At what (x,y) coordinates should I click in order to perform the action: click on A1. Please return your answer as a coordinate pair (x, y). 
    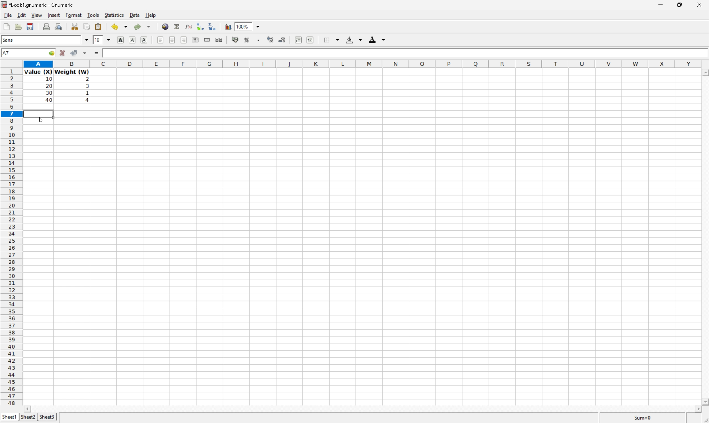
    Looking at the image, I should click on (7, 52).